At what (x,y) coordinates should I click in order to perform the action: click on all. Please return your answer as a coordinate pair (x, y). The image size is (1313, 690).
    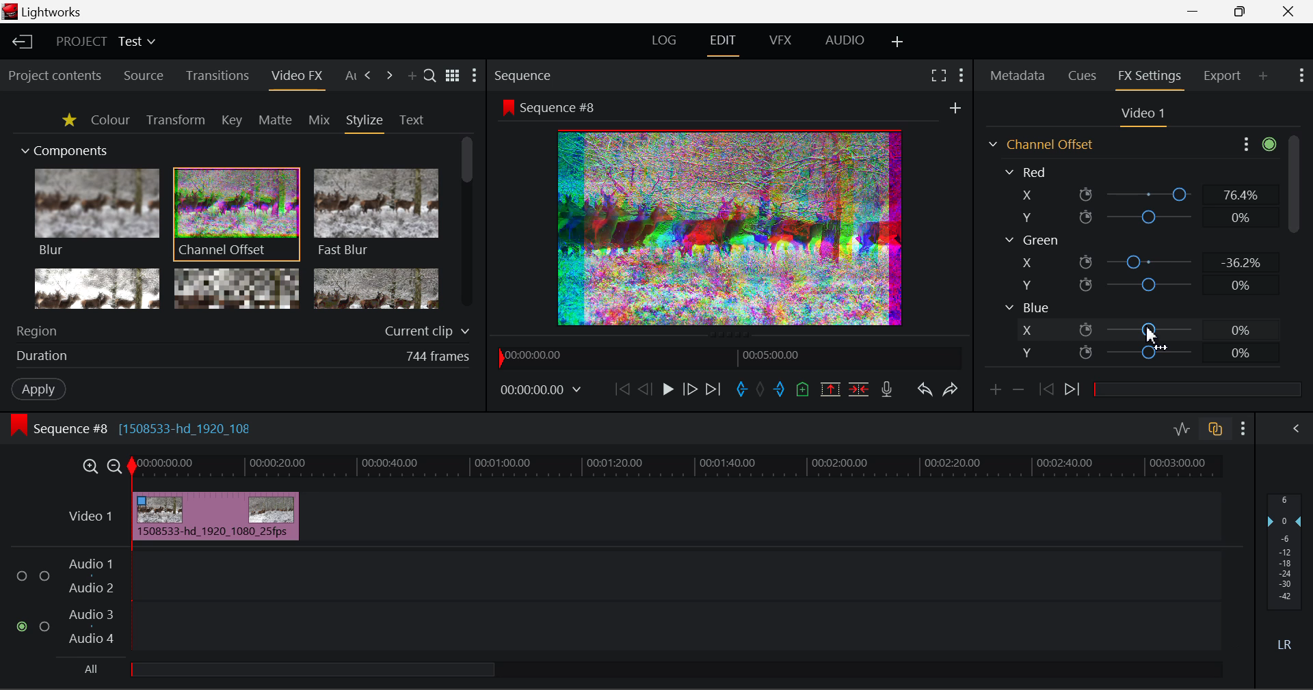
    Looking at the image, I should click on (282, 670).